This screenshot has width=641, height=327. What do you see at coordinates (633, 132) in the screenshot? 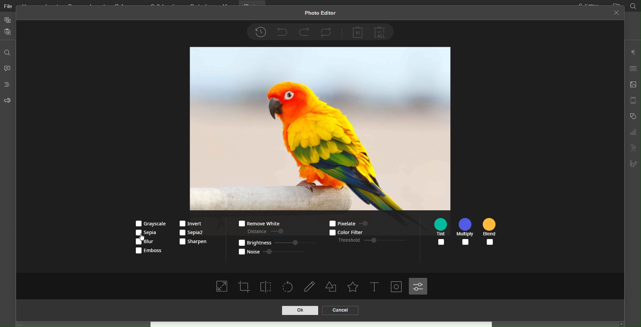
I see `Graph Settings` at bounding box center [633, 132].